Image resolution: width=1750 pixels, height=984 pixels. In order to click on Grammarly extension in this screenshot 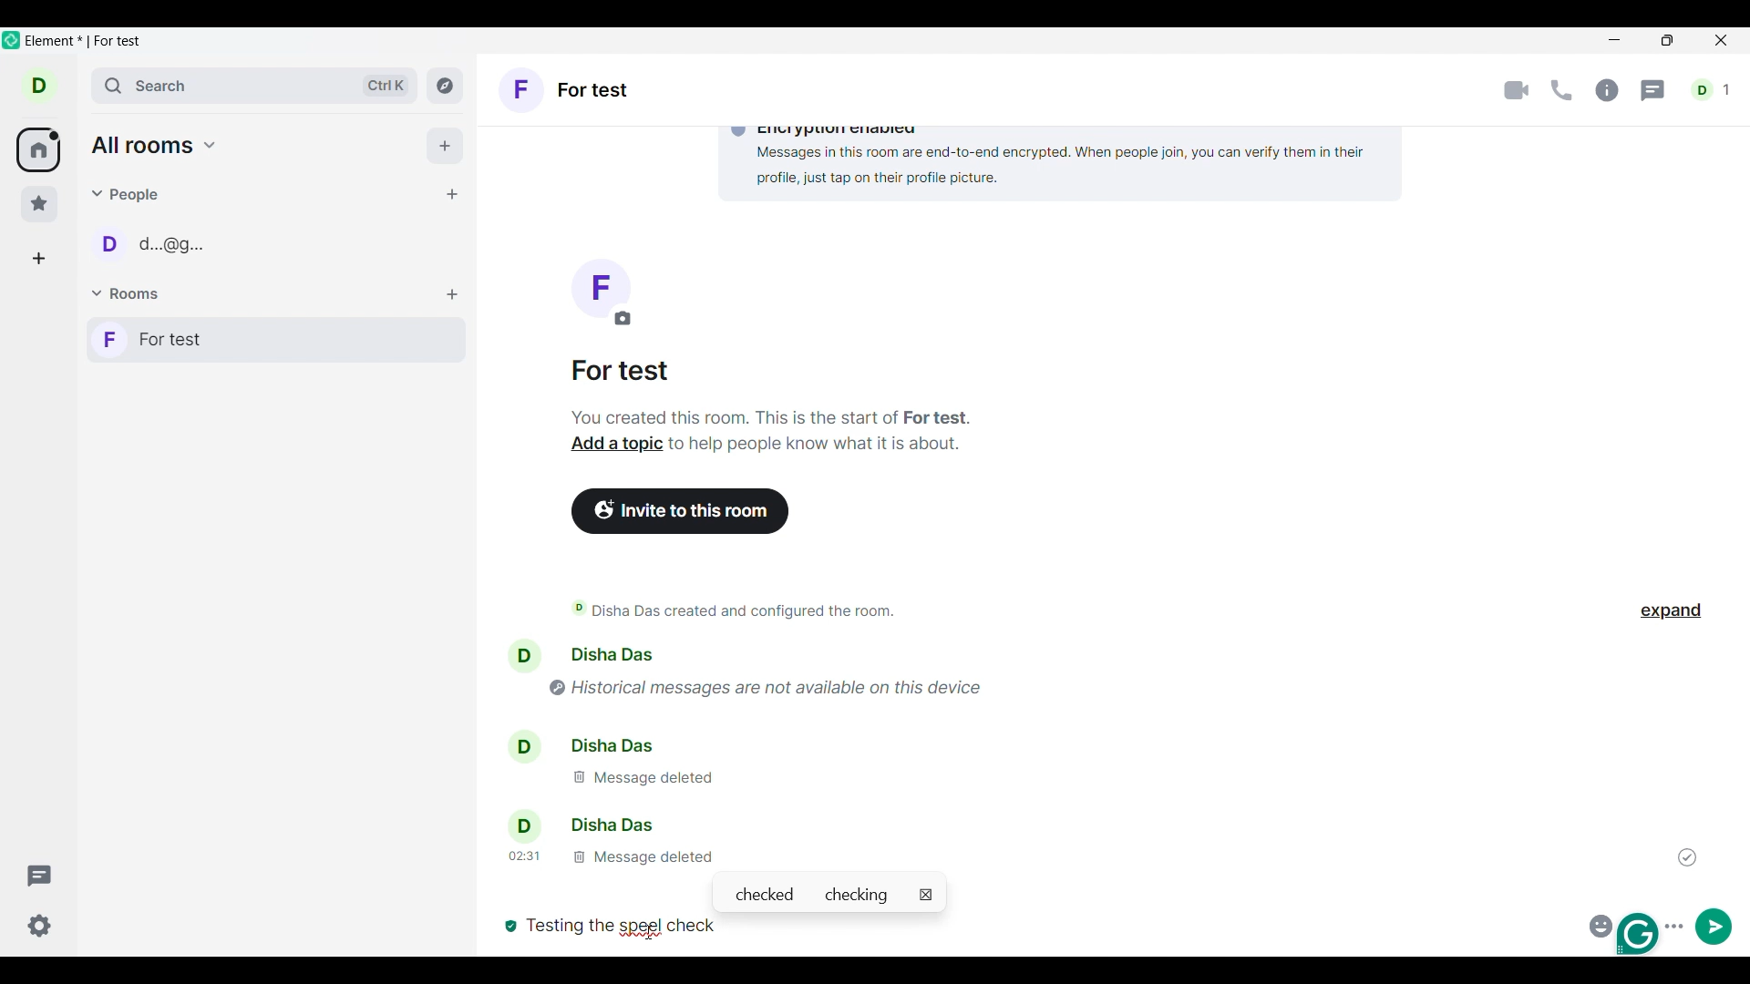, I will do `click(1640, 934)`.